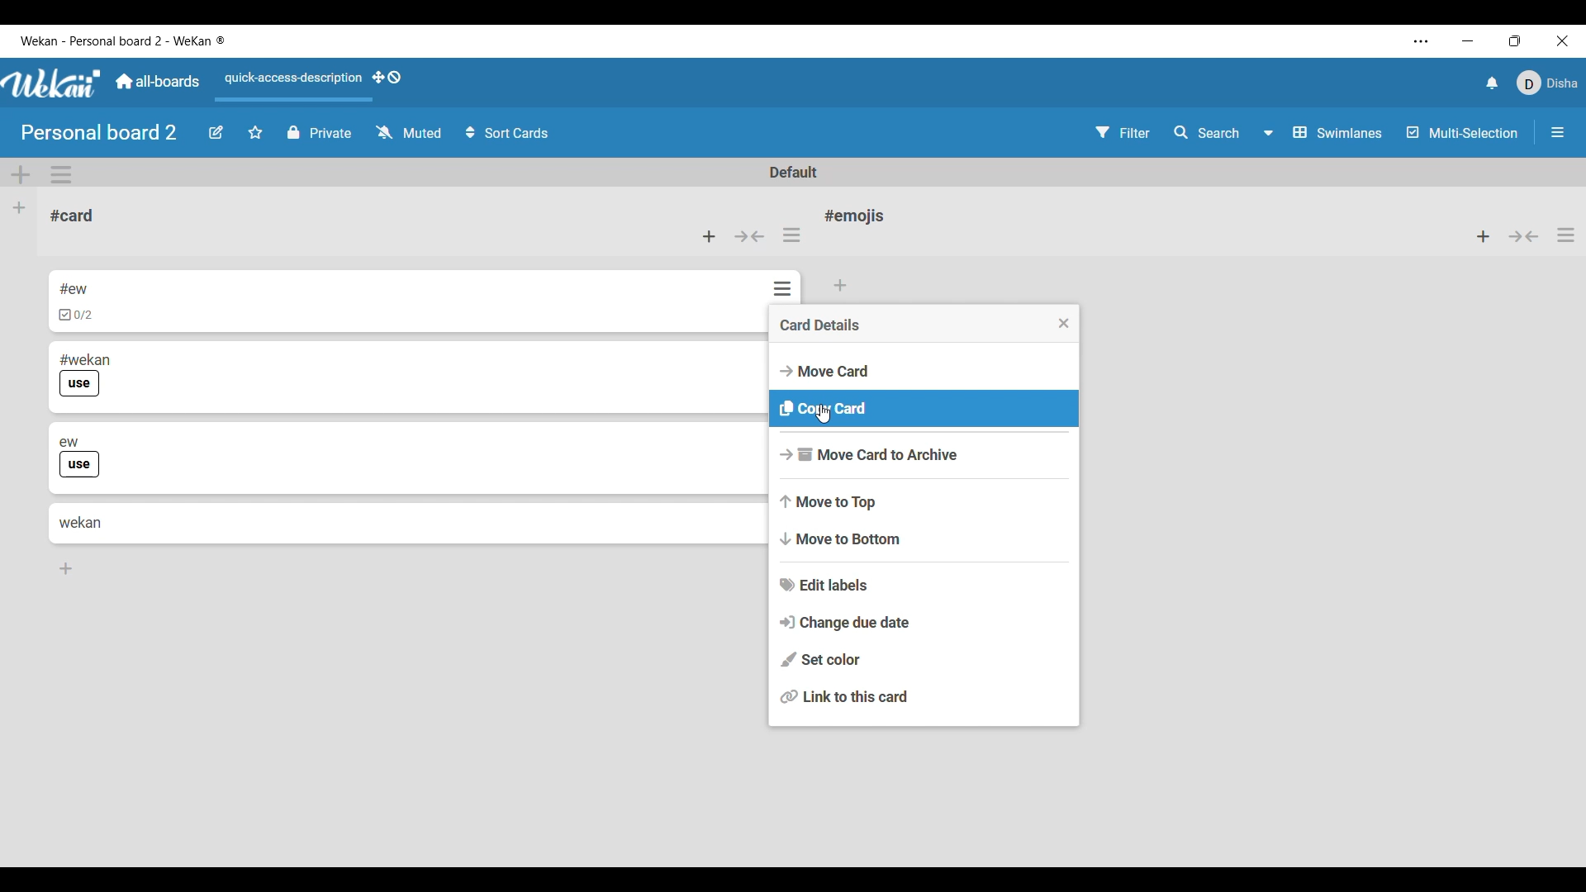 Image resolution: width=1586 pixels, height=892 pixels. Describe the element at coordinates (1123, 132) in the screenshot. I see `Filter` at that location.